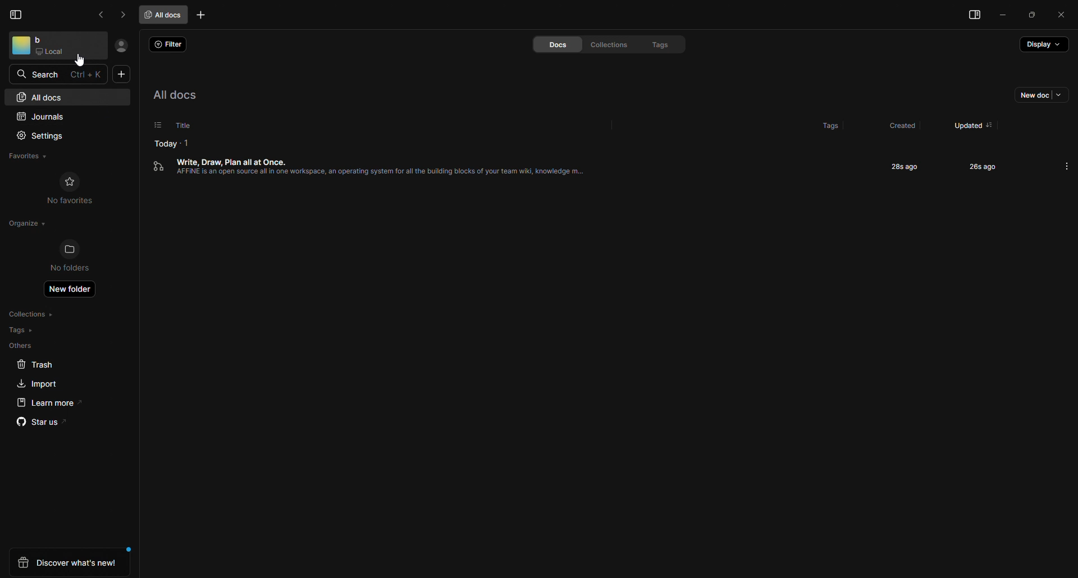 This screenshot has height=578, width=1078. What do you see at coordinates (41, 424) in the screenshot?
I see `star us` at bounding box center [41, 424].